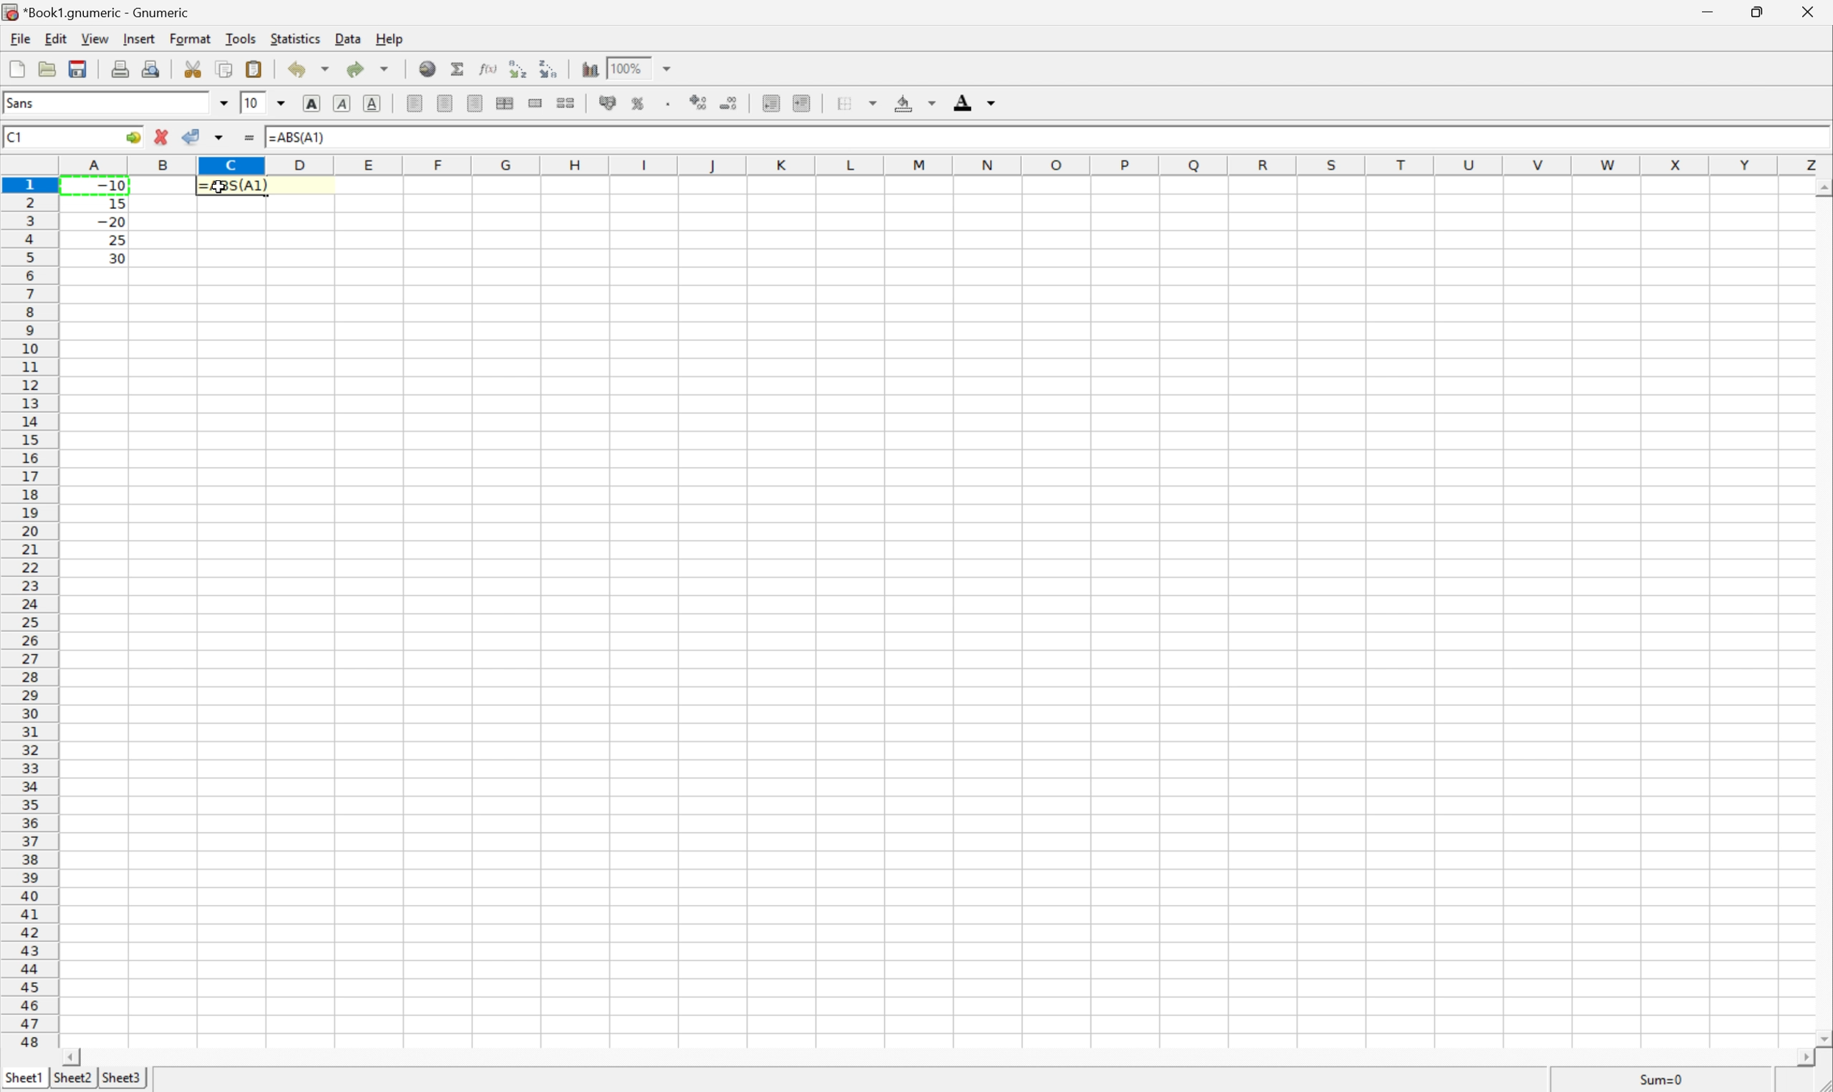 The width and height of the screenshot is (1833, 1092). Describe the element at coordinates (29, 616) in the screenshot. I see `Row numbers` at that location.